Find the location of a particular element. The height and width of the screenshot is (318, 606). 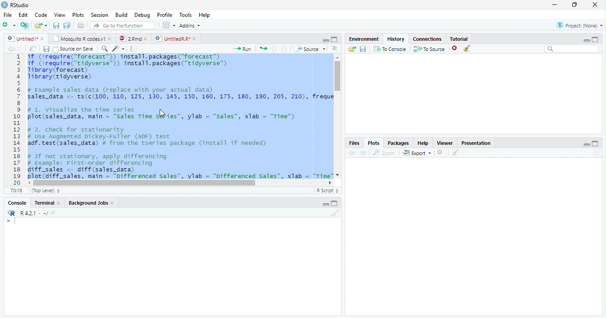

Plots is located at coordinates (78, 14).